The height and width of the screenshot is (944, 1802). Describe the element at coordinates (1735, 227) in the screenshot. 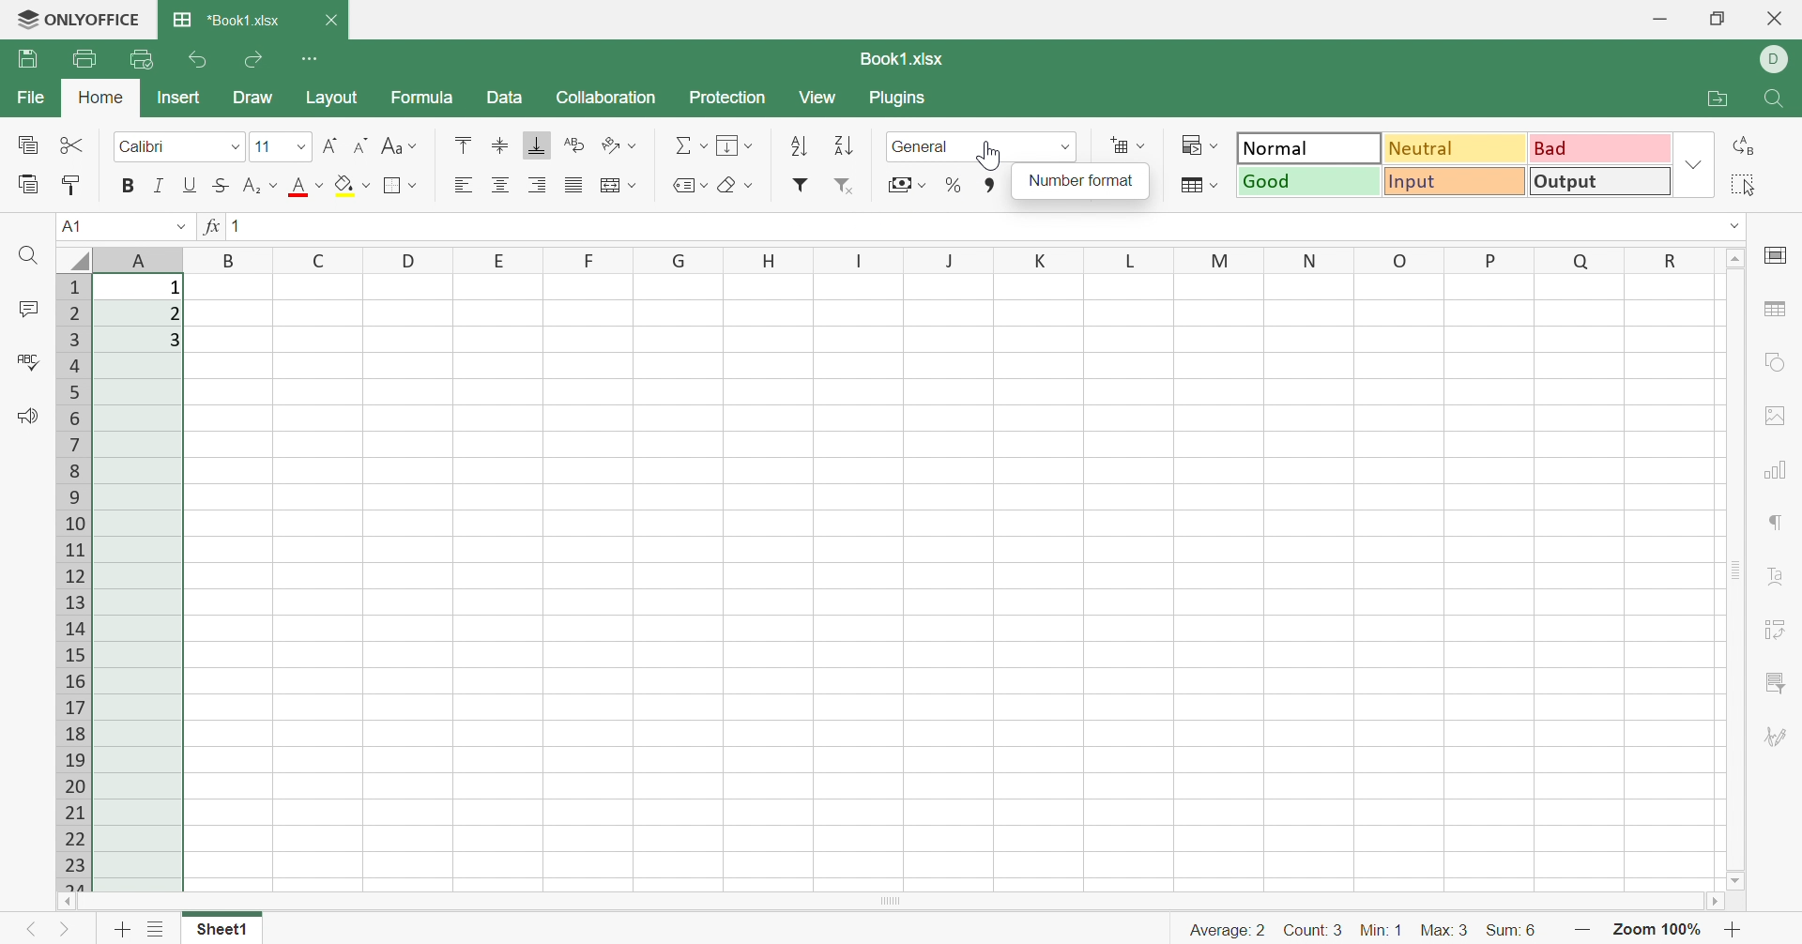

I see `Drop down` at that location.